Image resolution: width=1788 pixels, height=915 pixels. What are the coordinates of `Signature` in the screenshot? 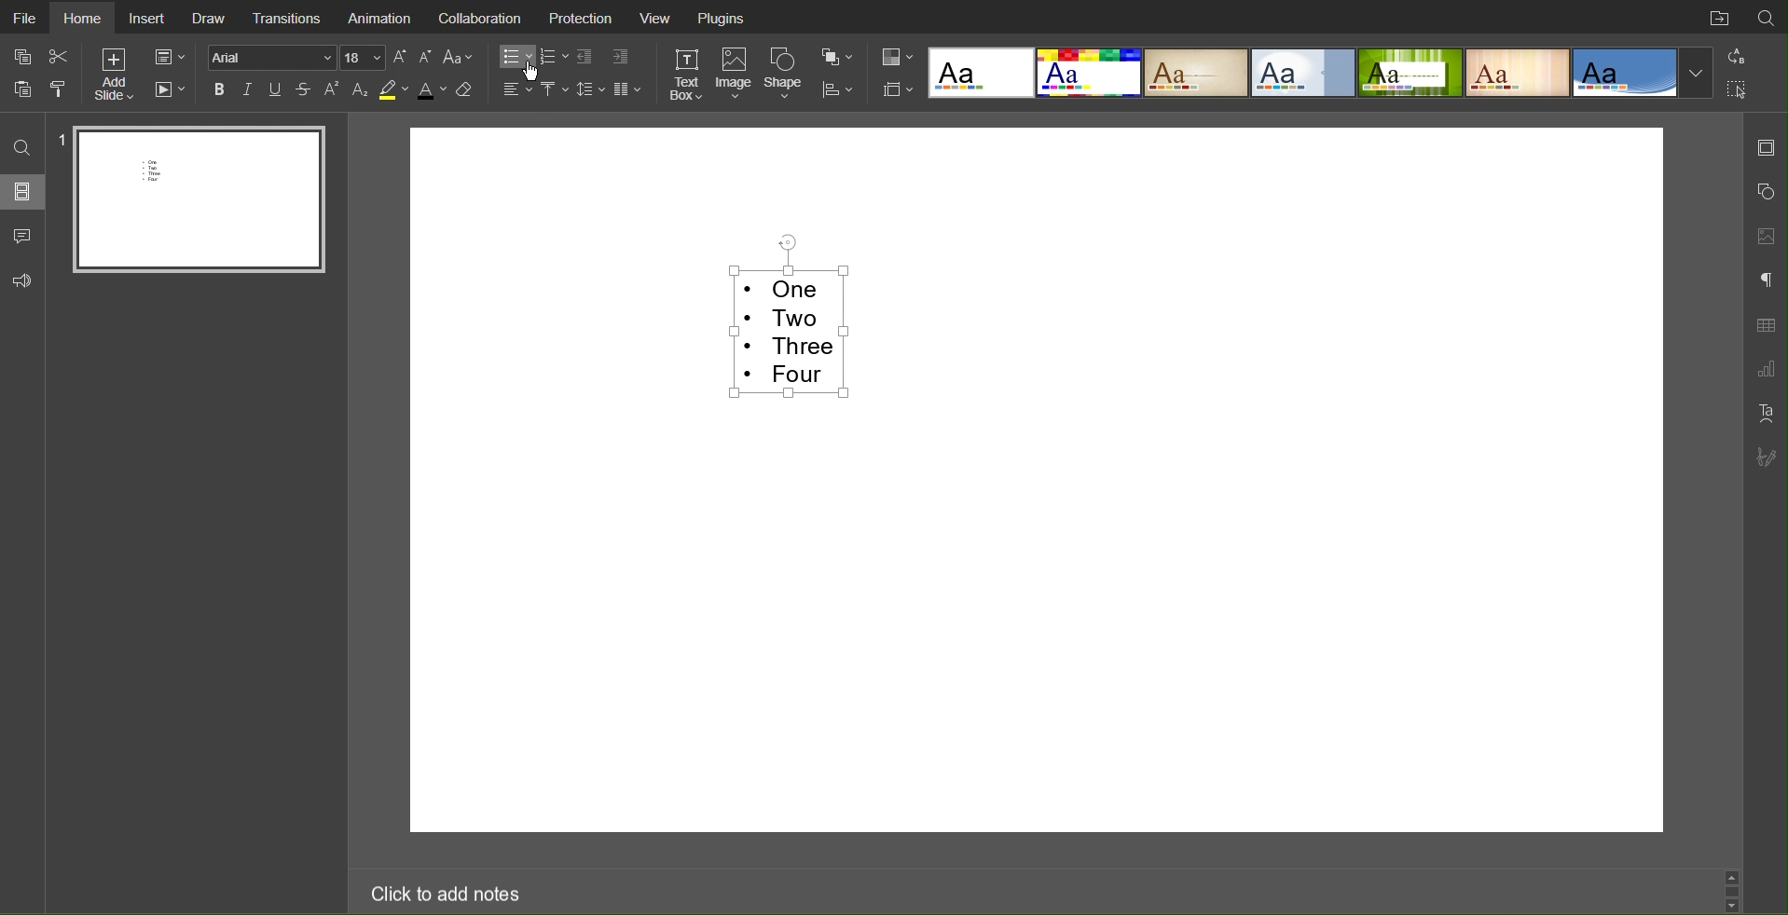 It's located at (1765, 454).